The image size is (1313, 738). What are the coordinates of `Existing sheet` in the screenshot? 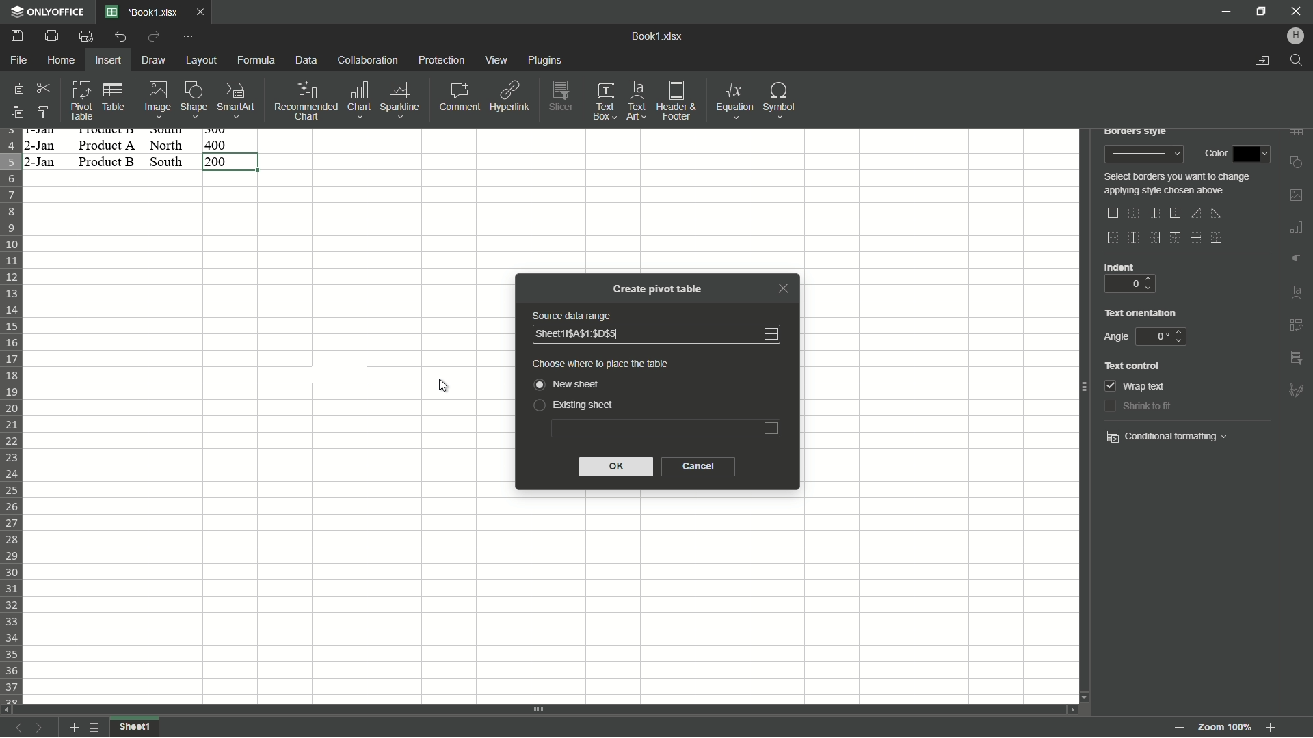 It's located at (576, 402).